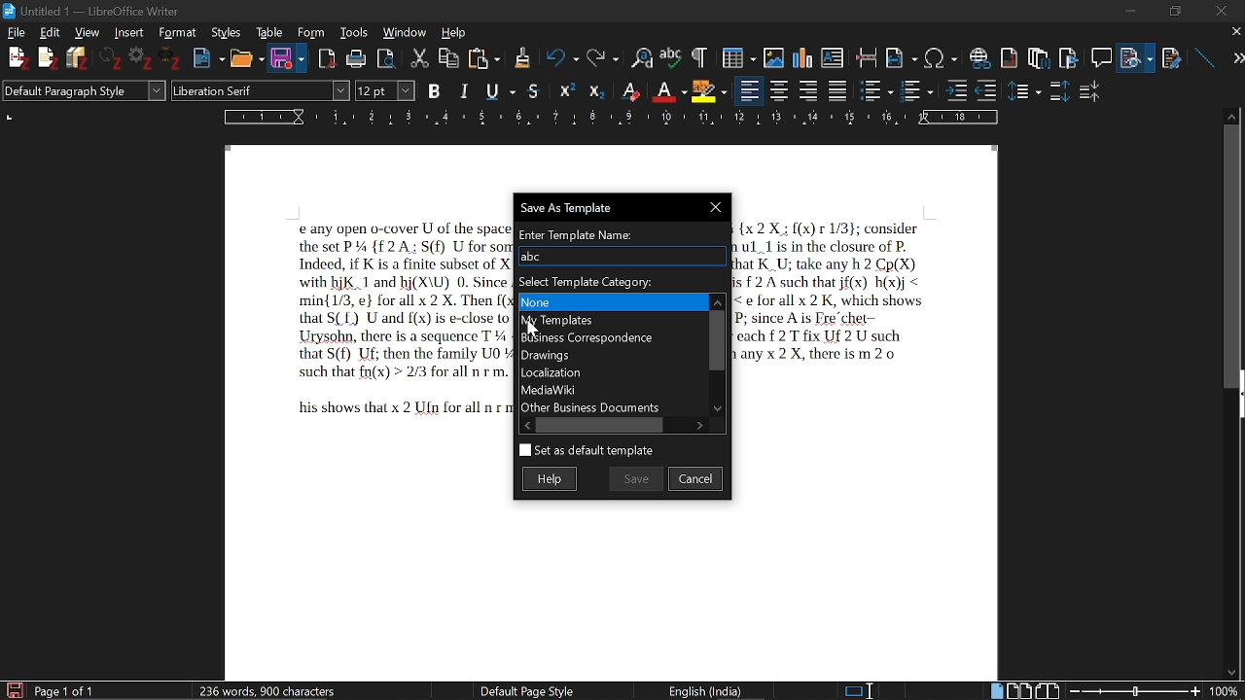 The image size is (1245, 700). Describe the element at coordinates (405, 33) in the screenshot. I see `Window` at that location.